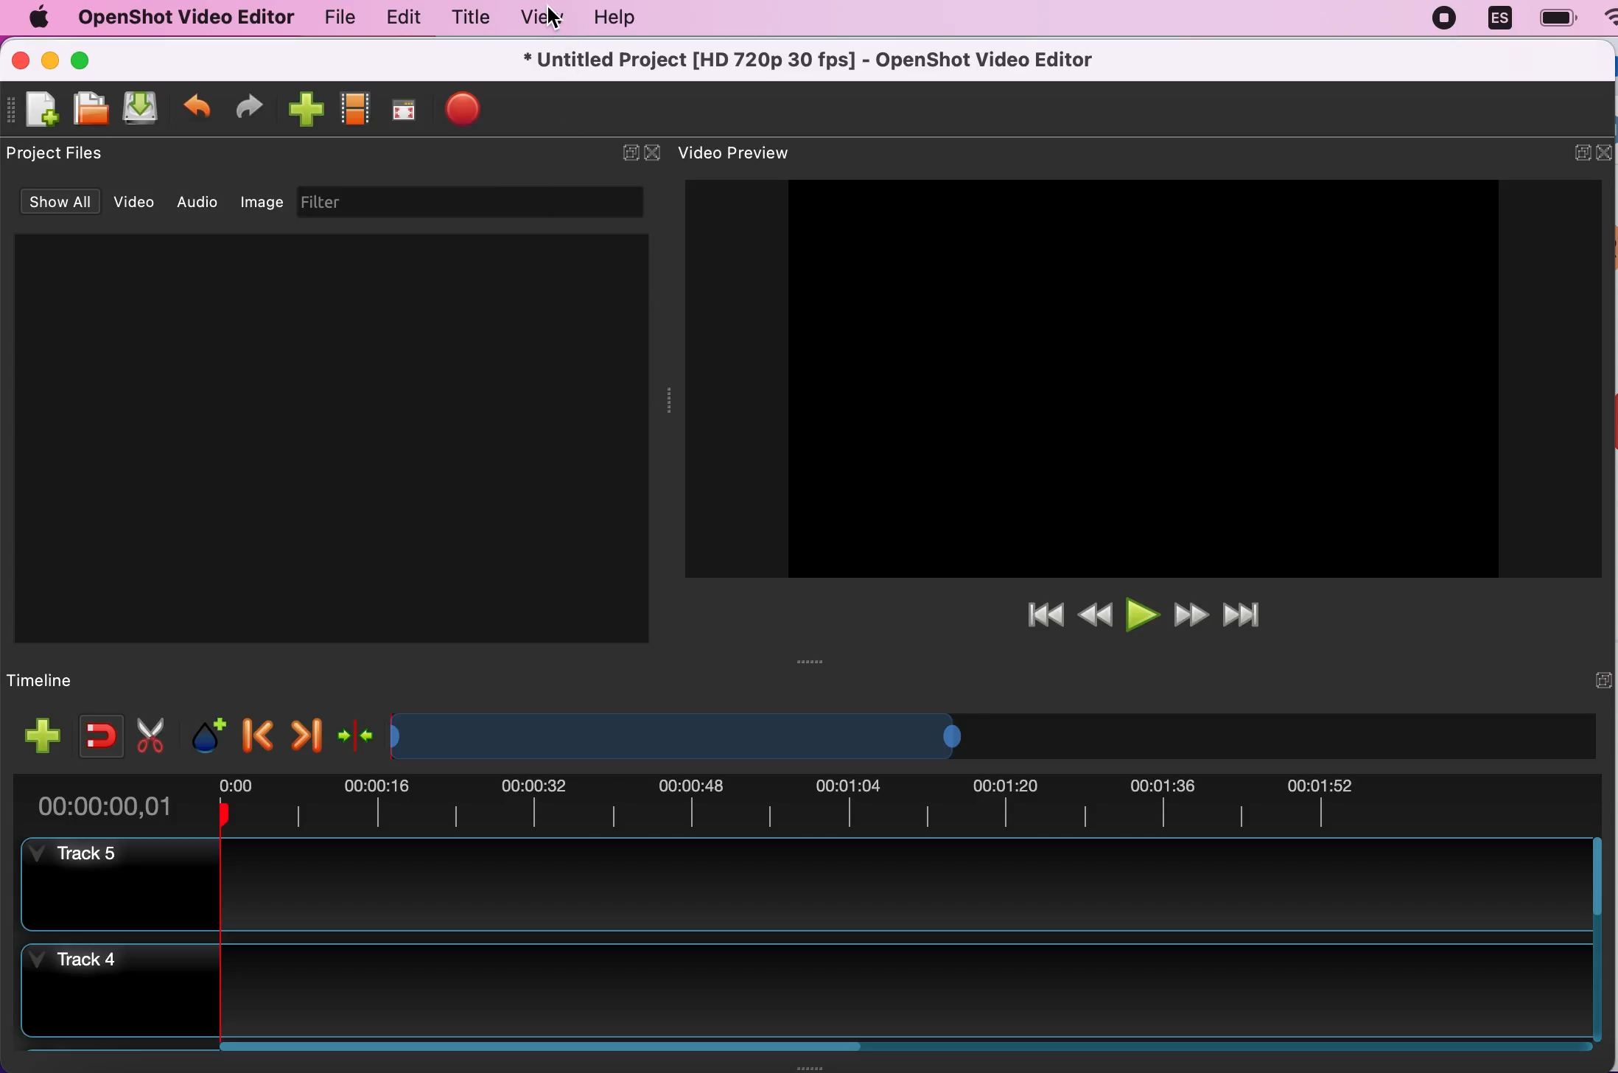 This screenshot has height=1073, width=1618. Describe the element at coordinates (397, 17) in the screenshot. I see `edit` at that location.